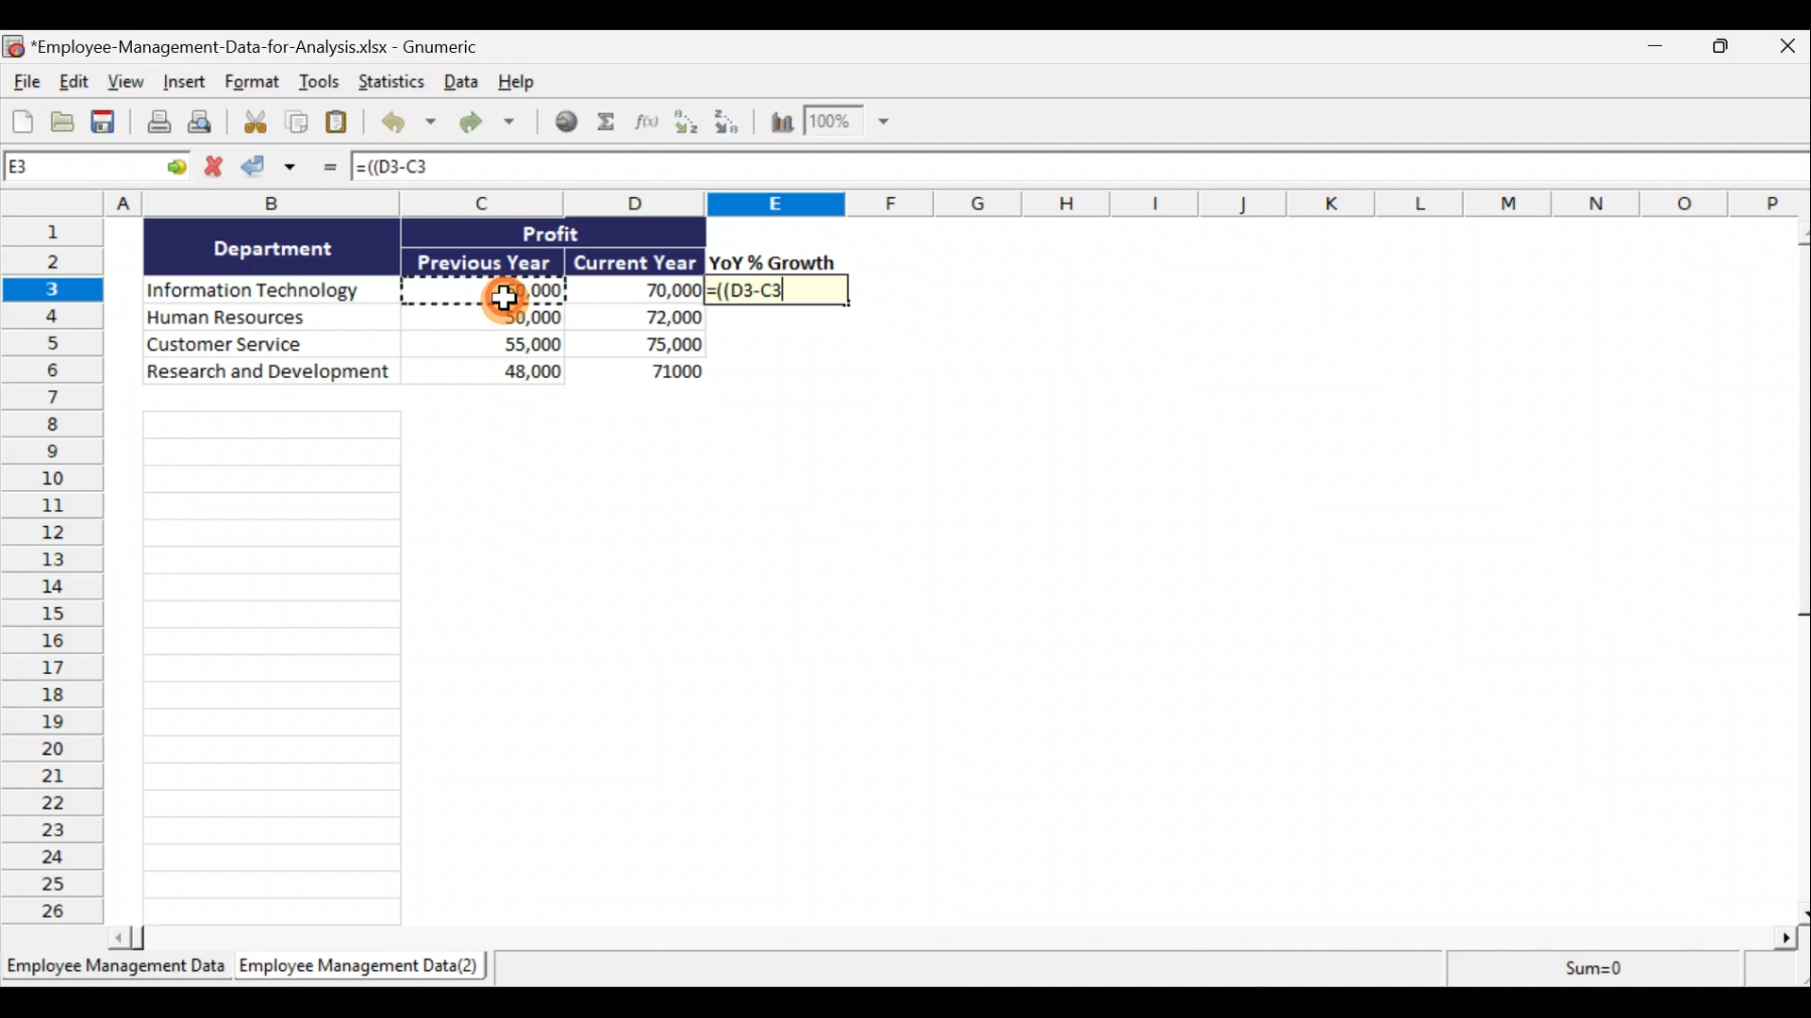 This screenshot has height=1018, width=1811. I want to click on Insert, so click(182, 84).